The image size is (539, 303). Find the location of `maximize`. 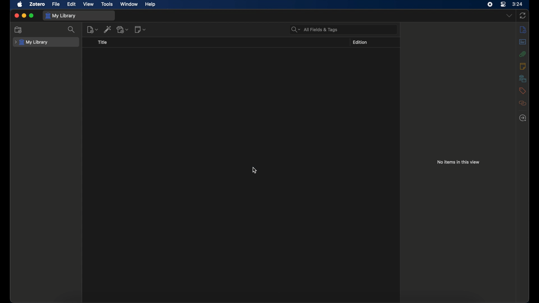

maximize is located at coordinates (32, 16).